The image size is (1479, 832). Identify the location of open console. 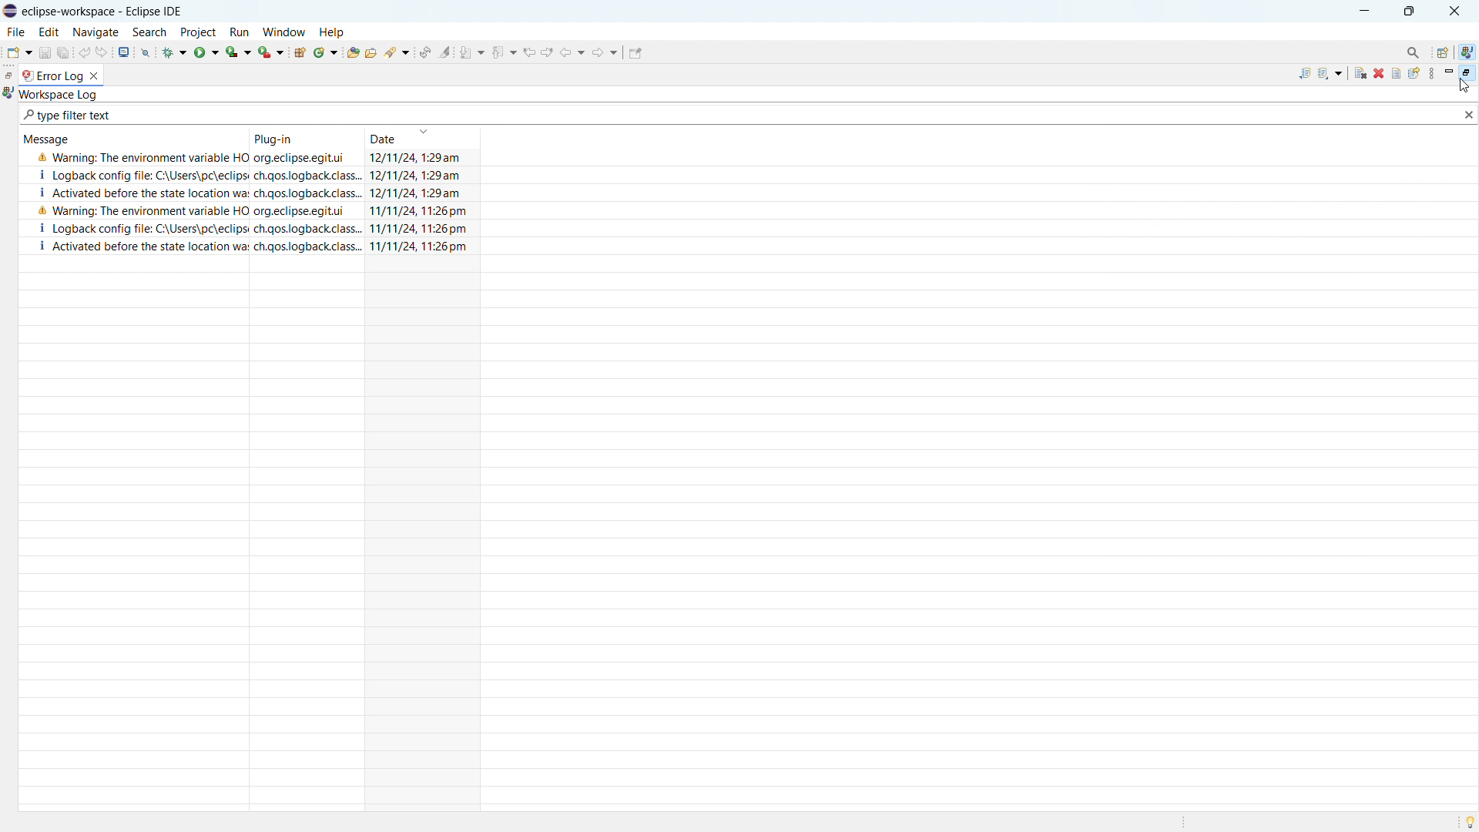
(123, 52).